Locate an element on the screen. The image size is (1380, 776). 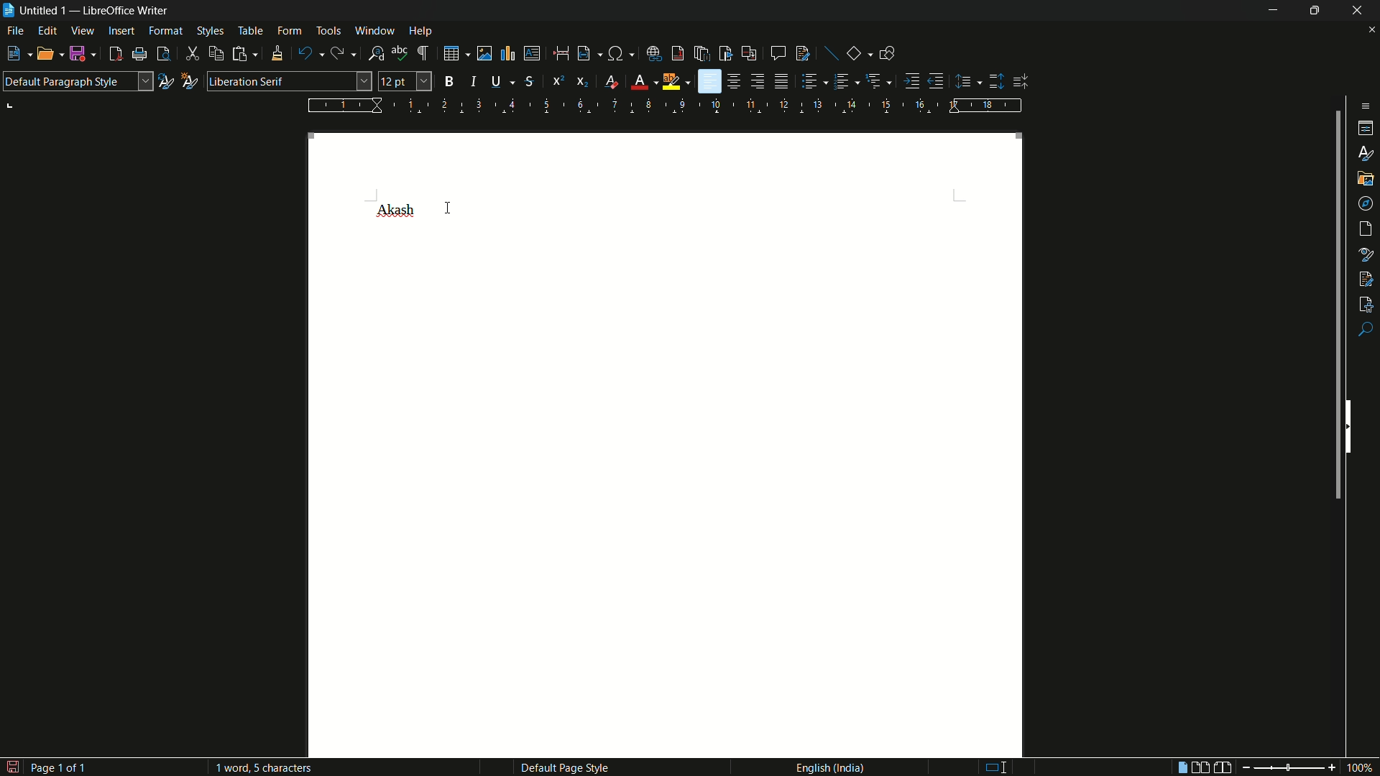
decrease indentation is located at coordinates (937, 80).